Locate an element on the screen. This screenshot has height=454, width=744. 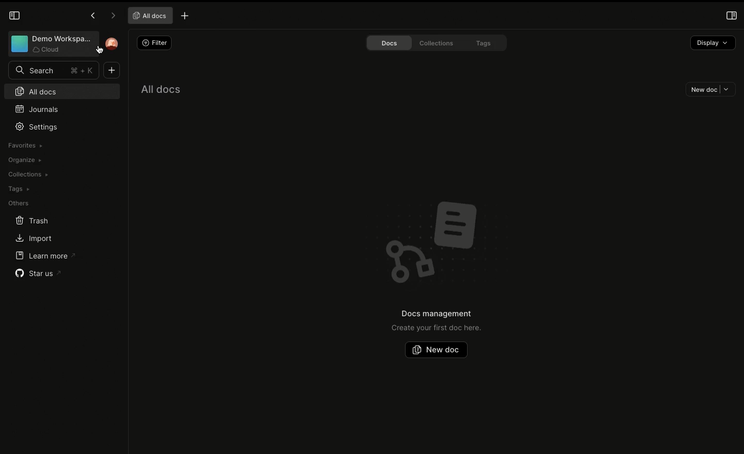
Display is located at coordinates (712, 41).